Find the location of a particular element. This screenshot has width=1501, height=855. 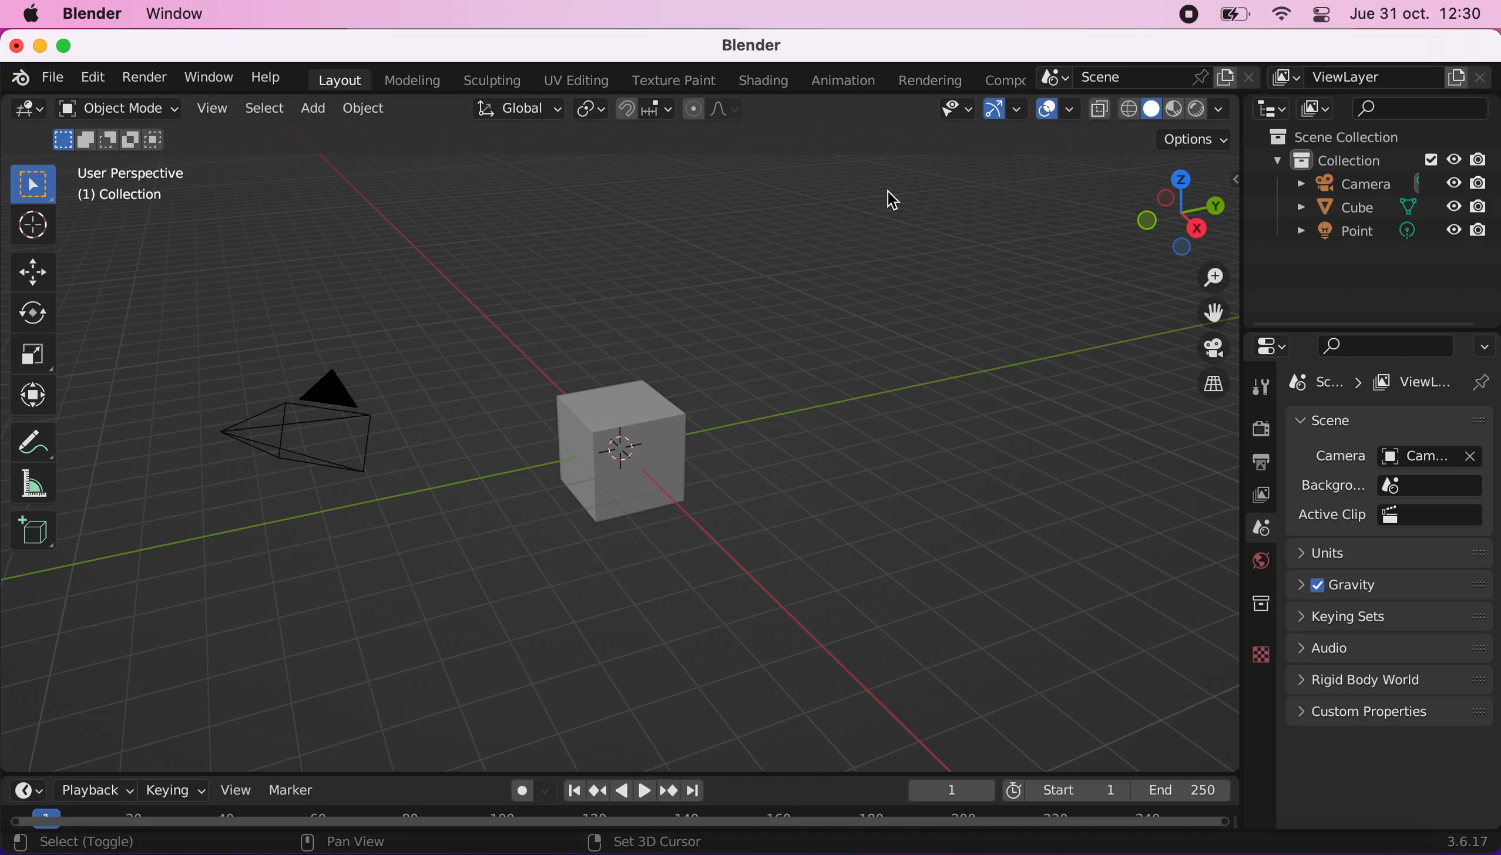

Jump to startpoint is located at coordinates (569, 791).